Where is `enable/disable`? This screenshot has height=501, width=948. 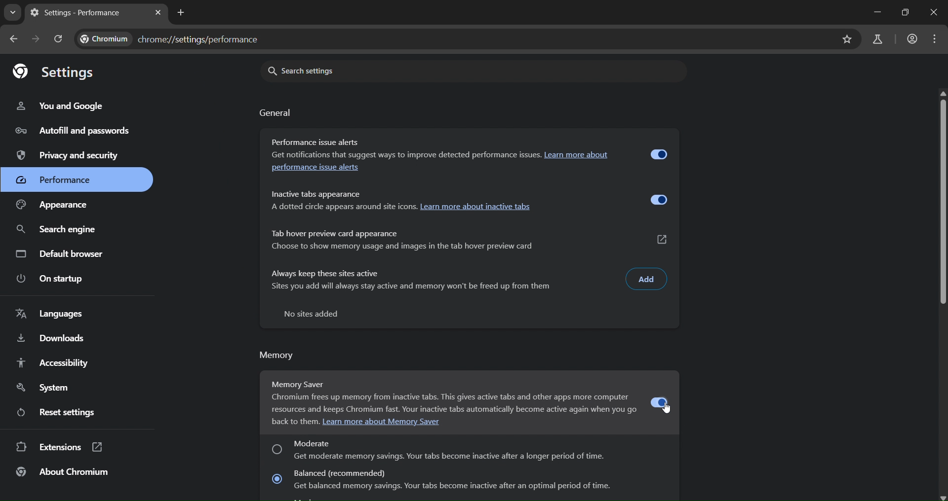 enable/disable is located at coordinates (661, 402).